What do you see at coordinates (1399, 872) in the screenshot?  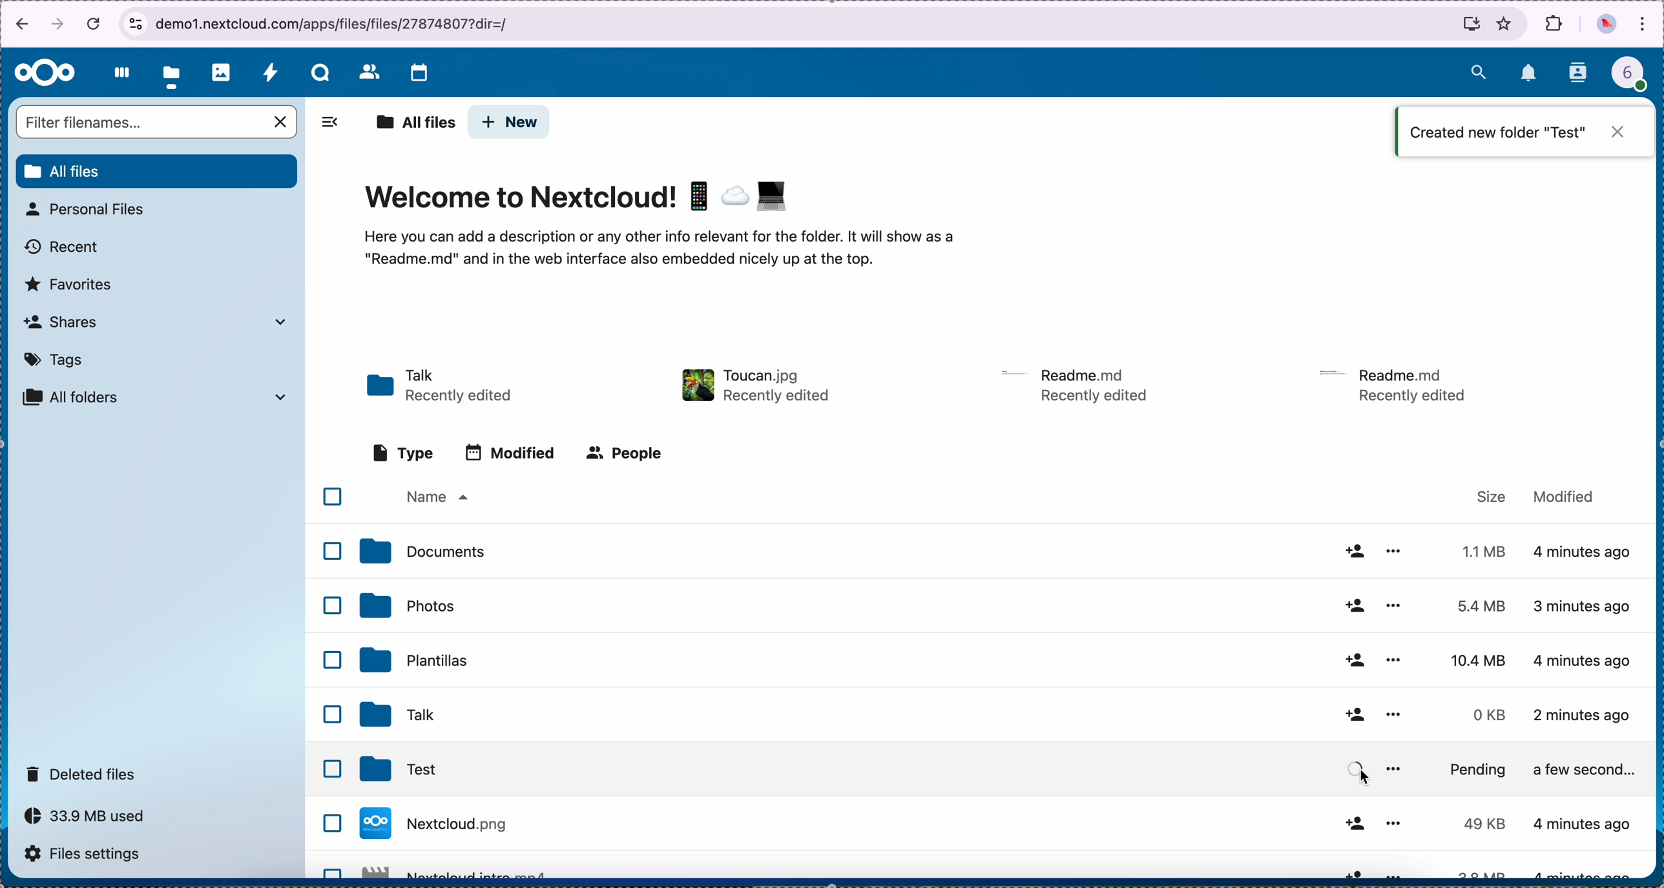 I see `more options` at bounding box center [1399, 872].